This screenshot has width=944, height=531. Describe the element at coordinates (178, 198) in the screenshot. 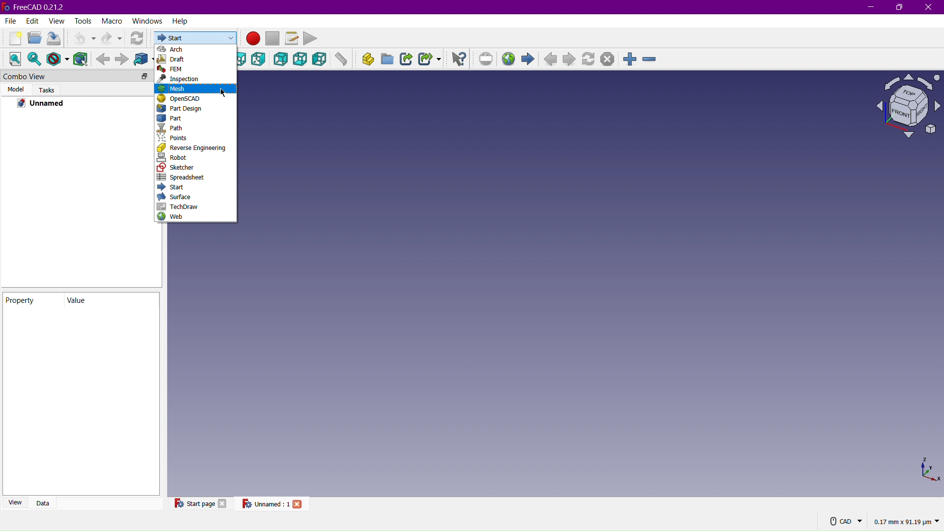

I see `Surface` at that location.